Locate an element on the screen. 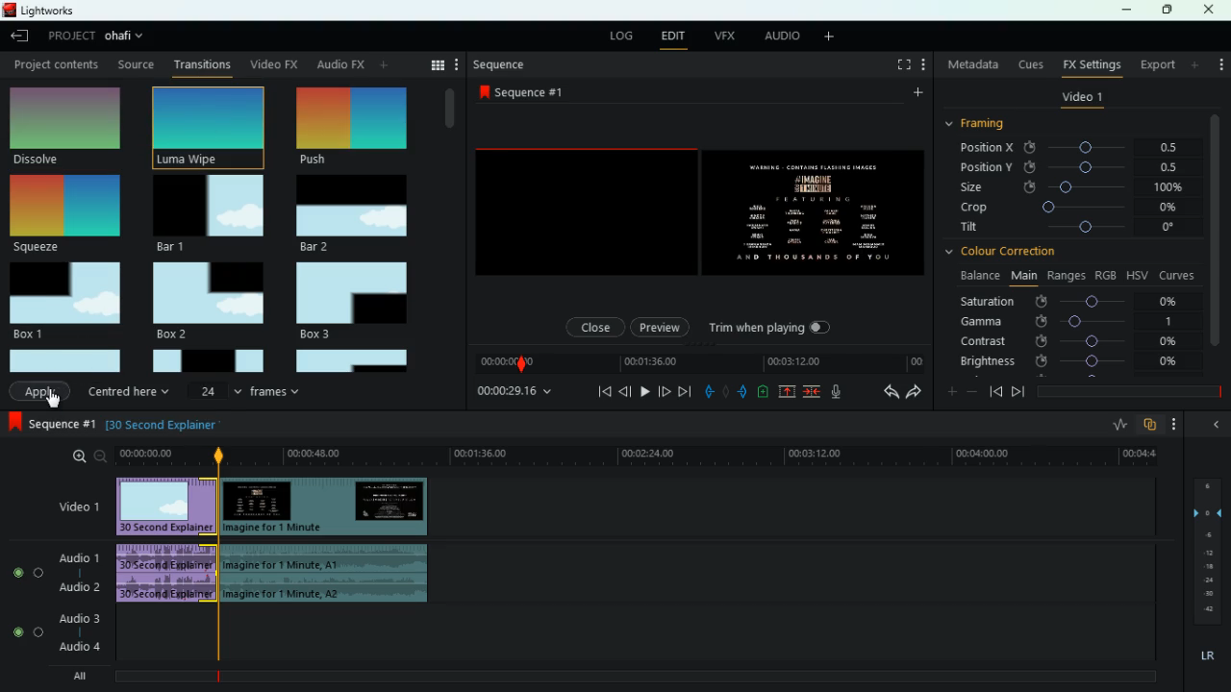 The height and width of the screenshot is (692, 1231). search is located at coordinates (415, 64).